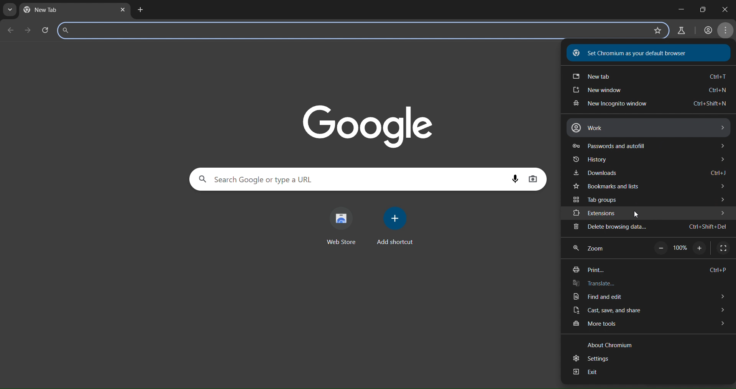 The image size is (736, 389). I want to click on cursor, so click(636, 215).